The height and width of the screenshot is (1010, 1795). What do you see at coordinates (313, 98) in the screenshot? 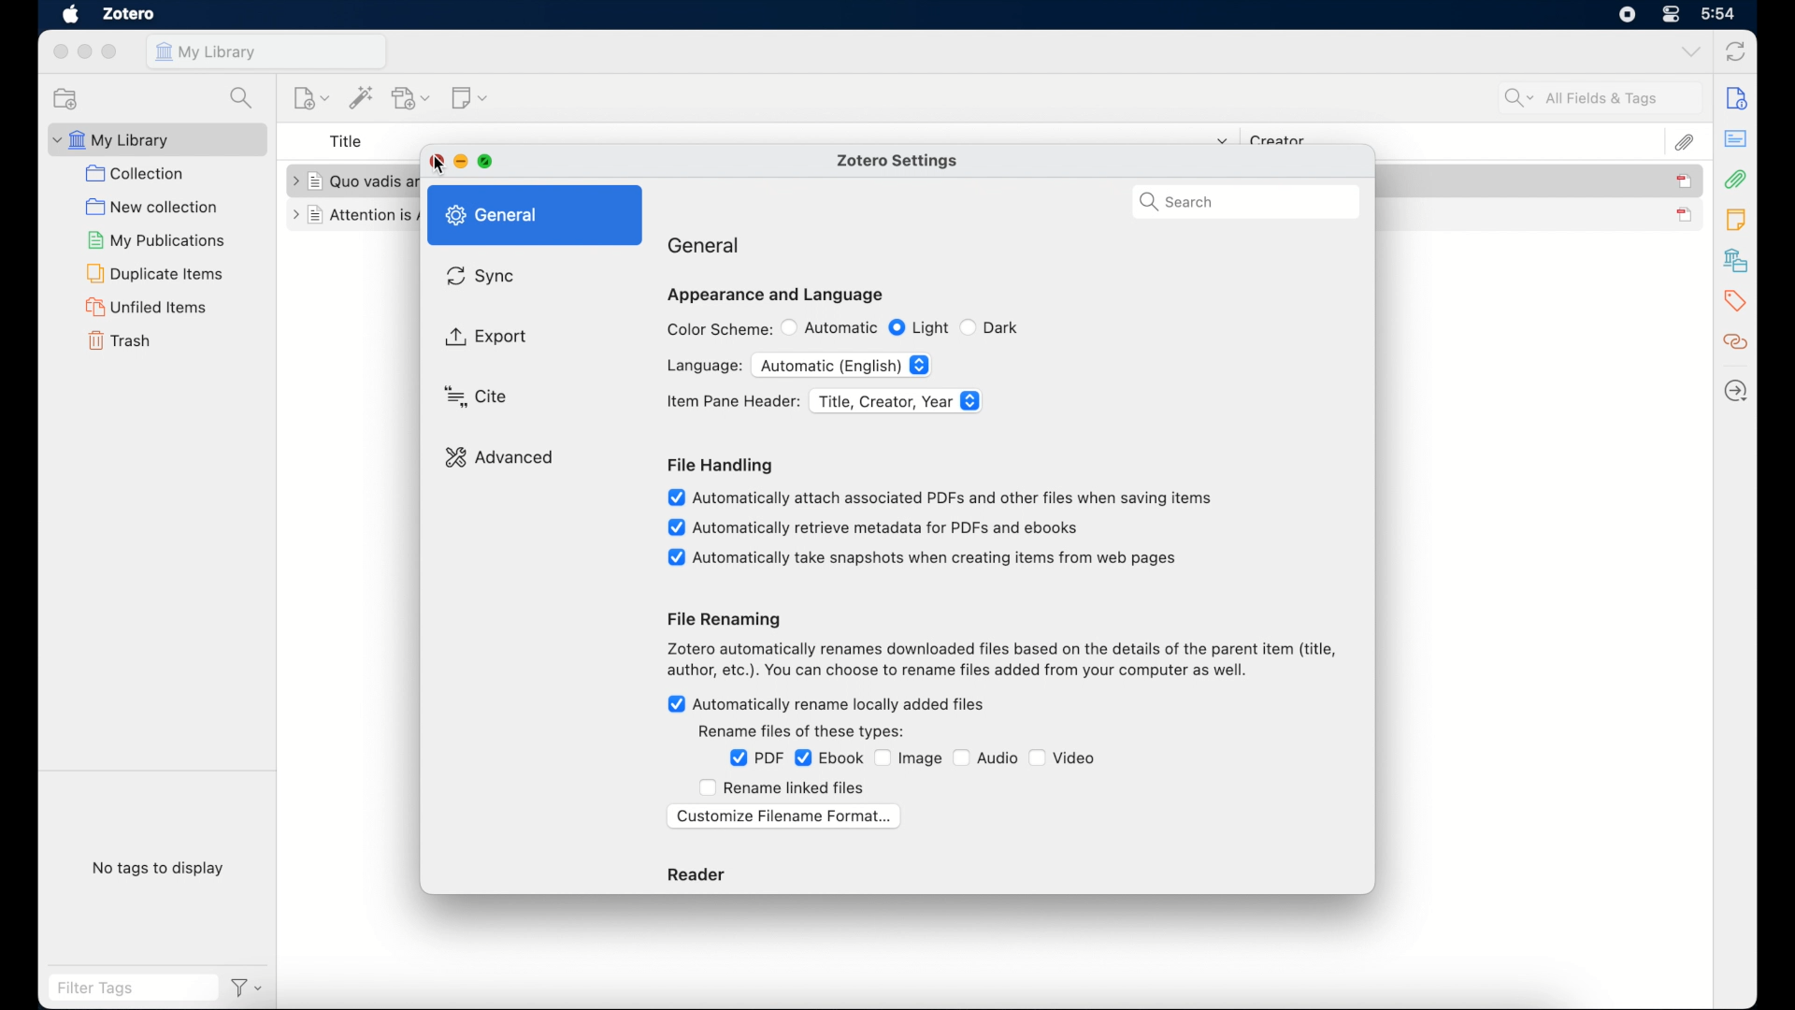
I see `new item` at bounding box center [313, 98].